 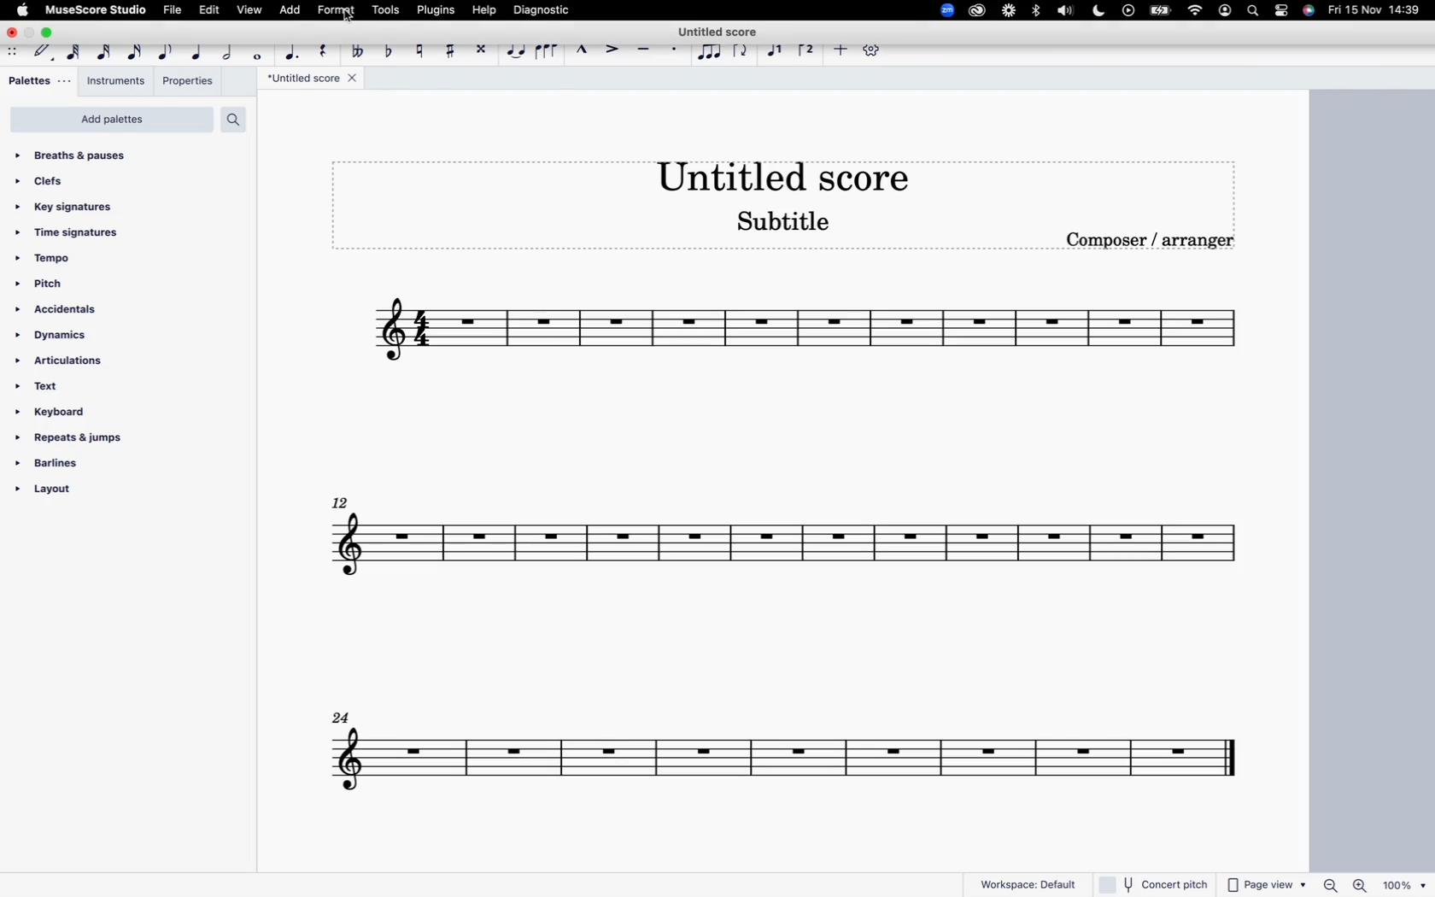 I want to click on properties, so click(x=185, y=82).